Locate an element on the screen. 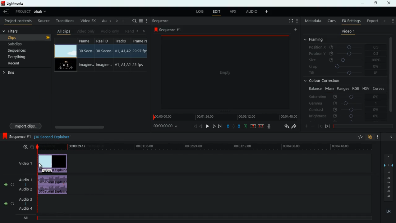  more is located at coordinates (392, 21).